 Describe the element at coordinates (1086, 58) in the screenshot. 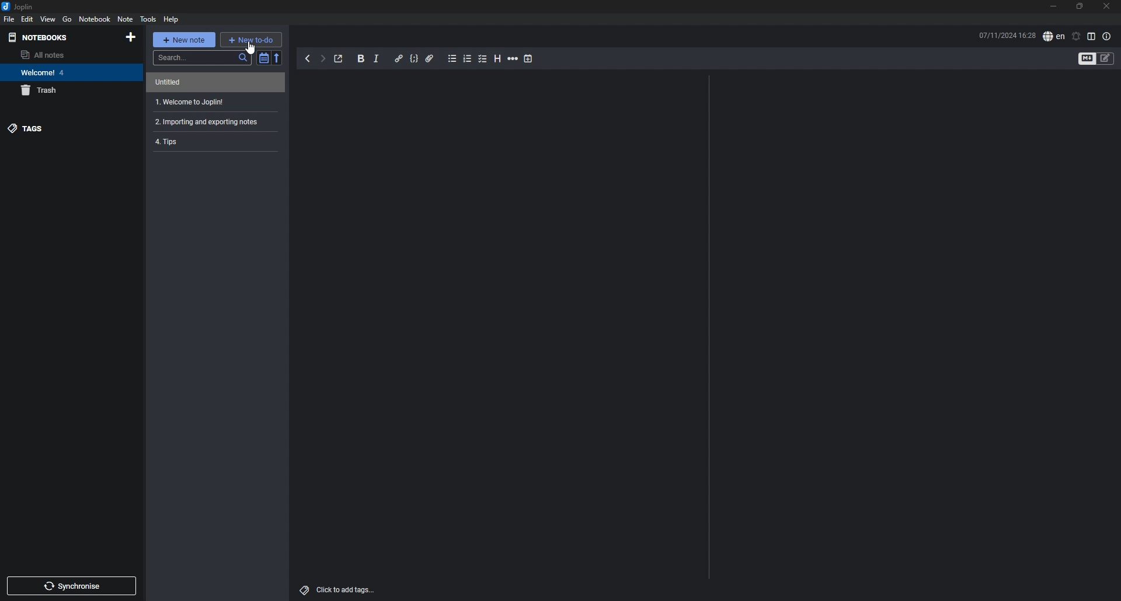

I see `toggle editor` at that location.